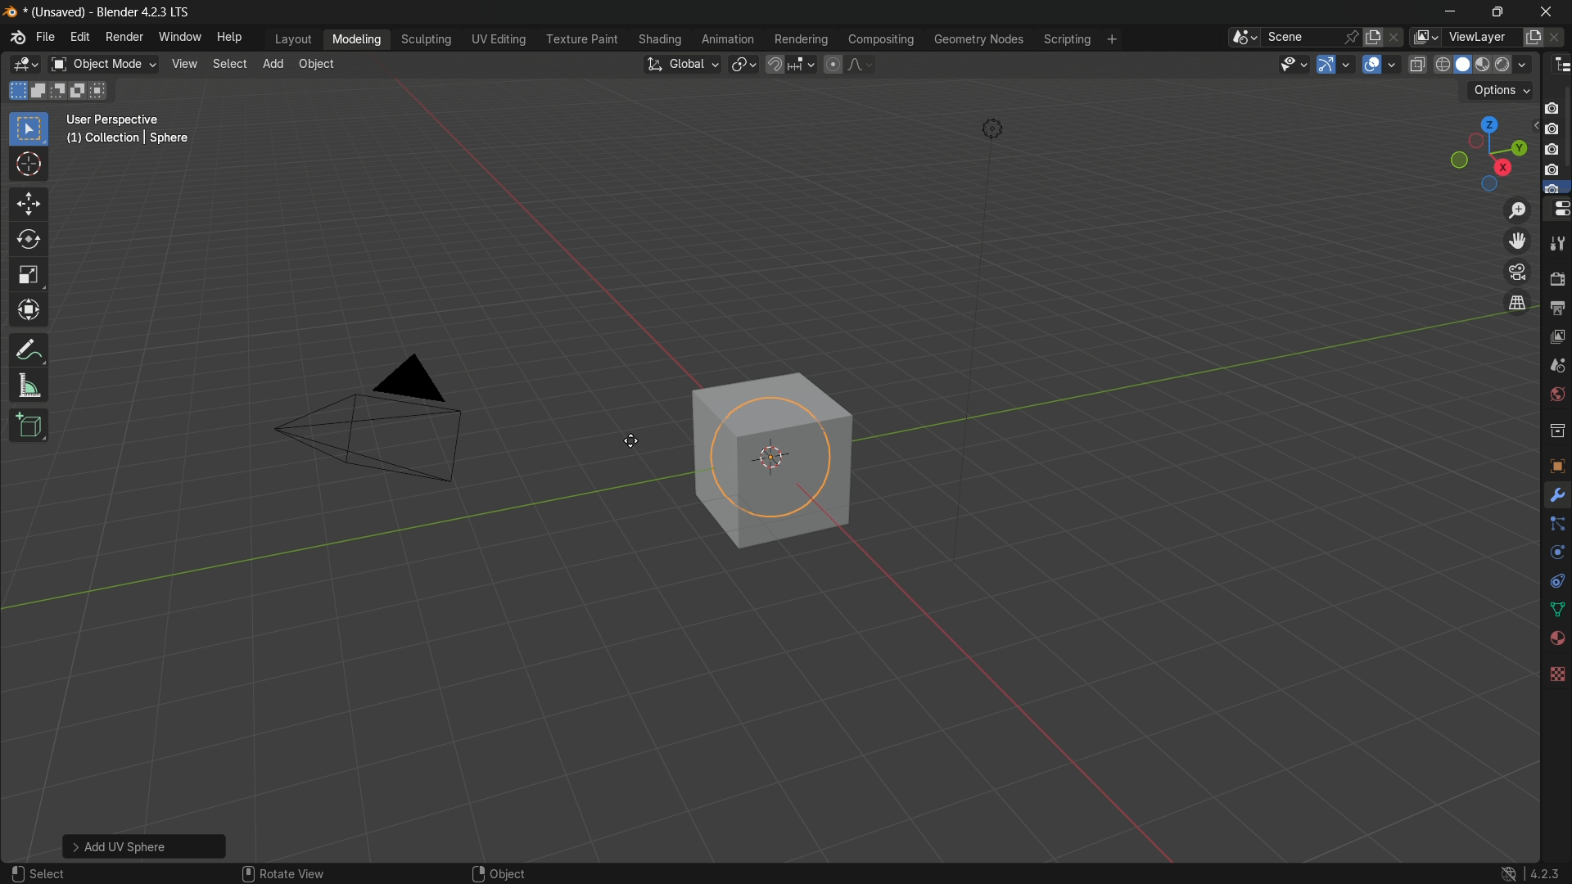 Image resolution: width=1572 pixels, height=884 pixels. What do you see at coordinates (1513, 63) in the screenshot?
I see `render display` at bounding box center [1513, 63].